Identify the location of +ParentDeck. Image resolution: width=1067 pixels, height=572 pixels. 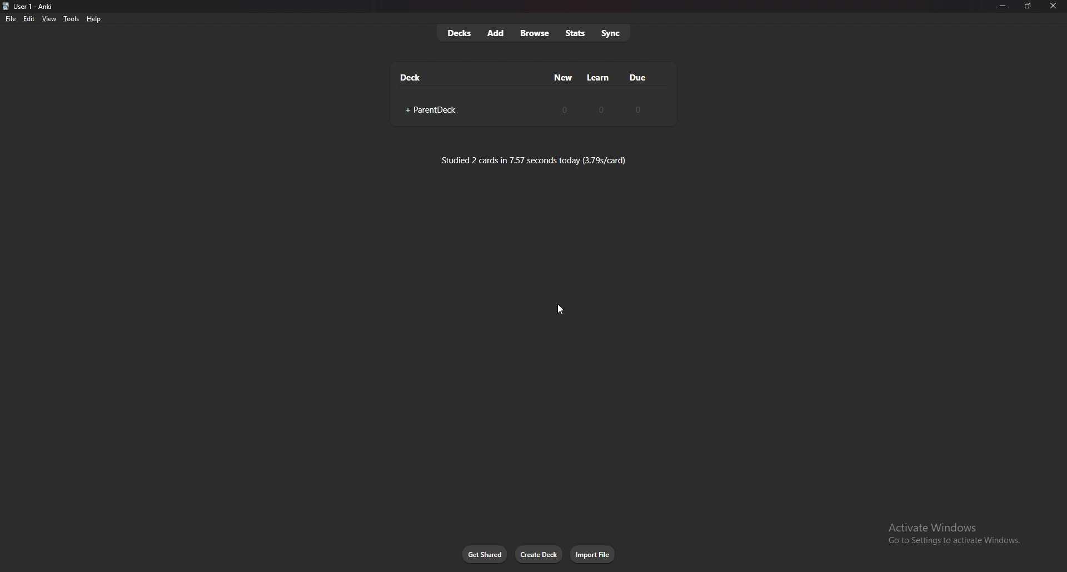
(428, 111).